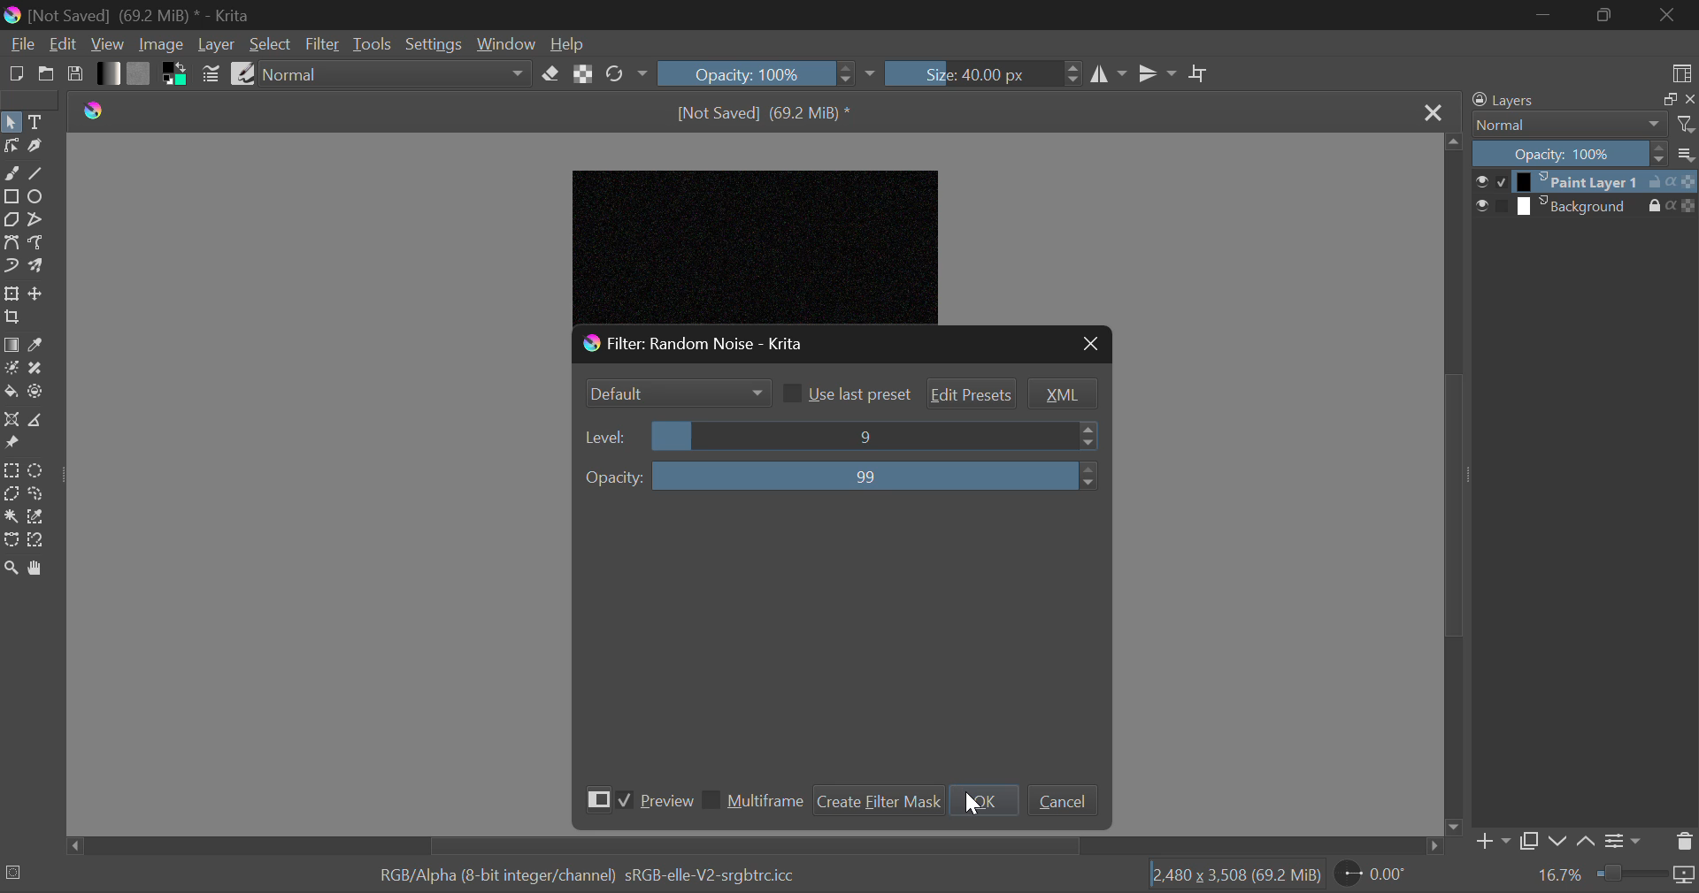  I want to click on Close, so click(1090, 344).